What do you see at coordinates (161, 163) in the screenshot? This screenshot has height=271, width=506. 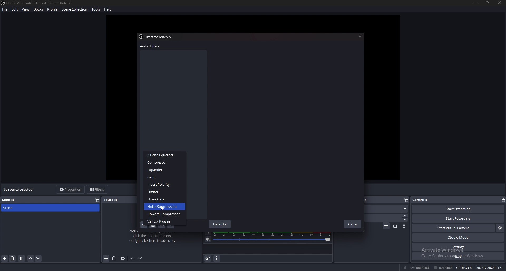 I see `‘Compressor` at bounding box center [161, 163].